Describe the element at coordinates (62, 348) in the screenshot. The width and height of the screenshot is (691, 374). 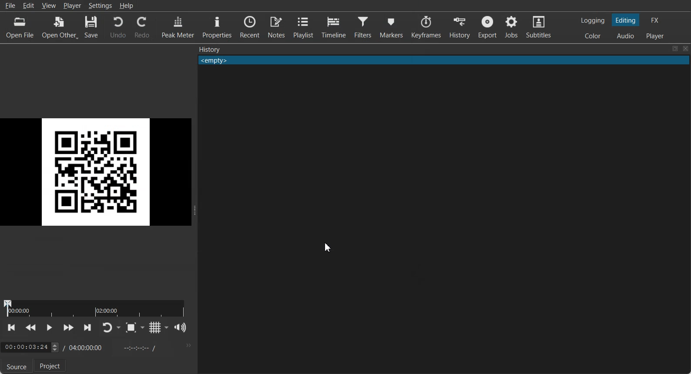
I see `/` at that location.